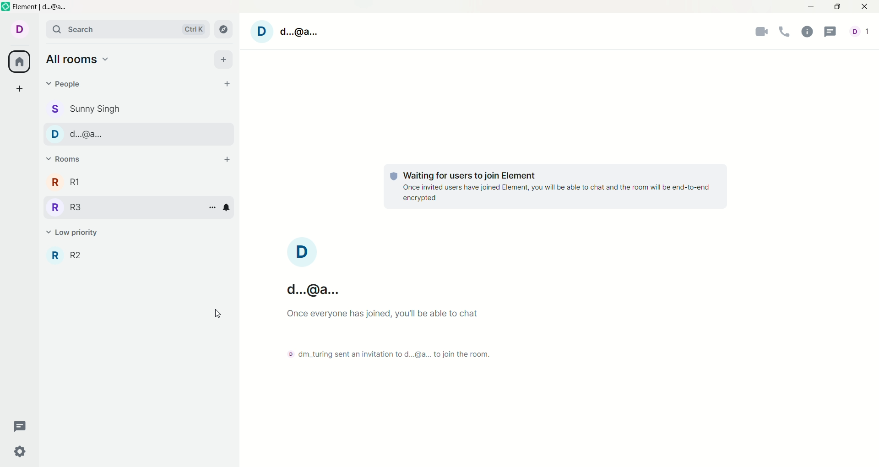 The width and height of the screenshot is (879, 467). What do you see at coordinates (838, 7) in the screenshot?
I see `maximize` at bounding box center [838, 7].